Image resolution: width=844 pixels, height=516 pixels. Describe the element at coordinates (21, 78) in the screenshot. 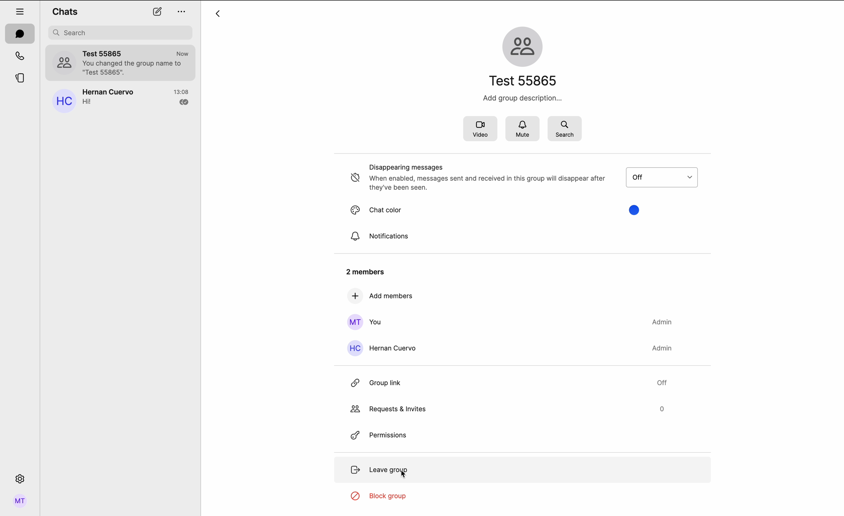

I see `threads` at that location.